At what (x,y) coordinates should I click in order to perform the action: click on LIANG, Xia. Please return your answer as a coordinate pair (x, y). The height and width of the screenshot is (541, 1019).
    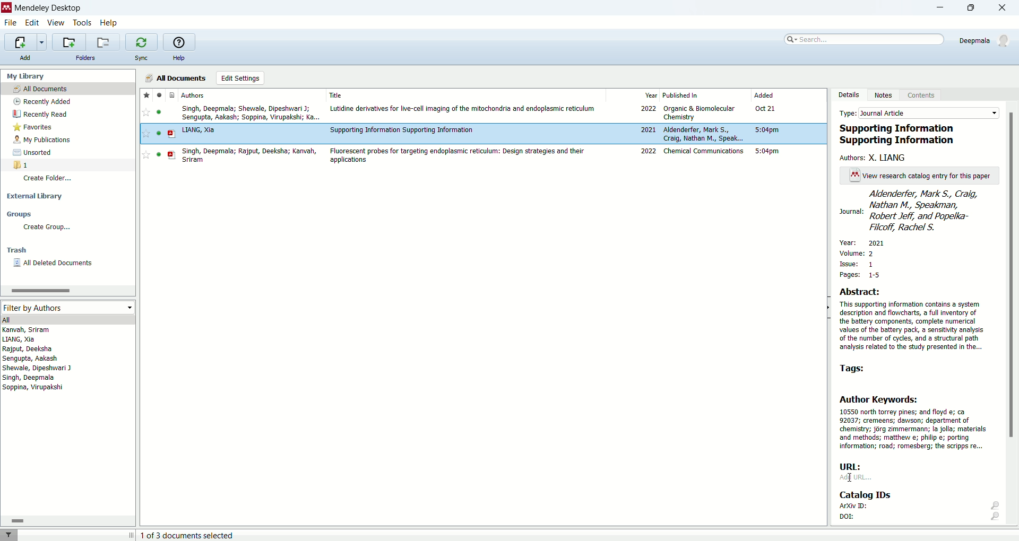
    Looking at the image, I should click on (198, 130).